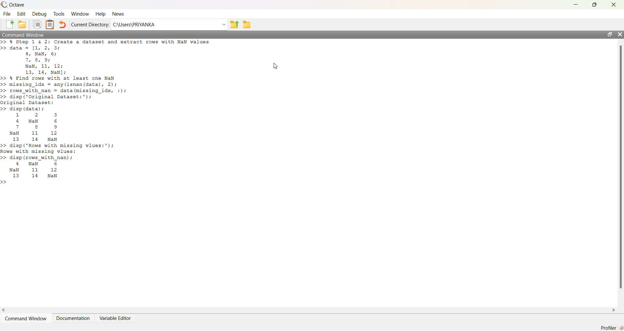 The image size is (624, 331). I want to click on maximize, so click(595, 4).